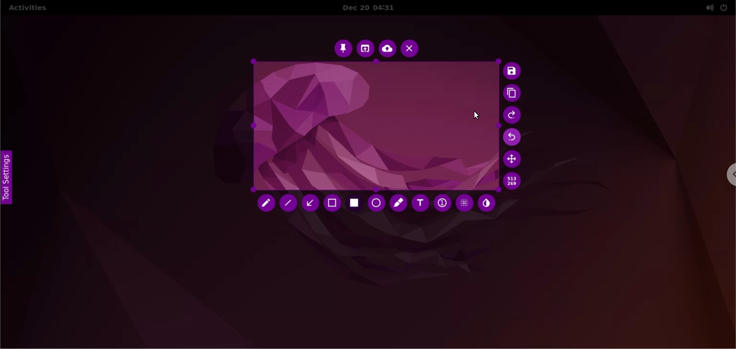  Describe the element at coordinates (513, 137) in the screenshot. I see `undo` at that location.